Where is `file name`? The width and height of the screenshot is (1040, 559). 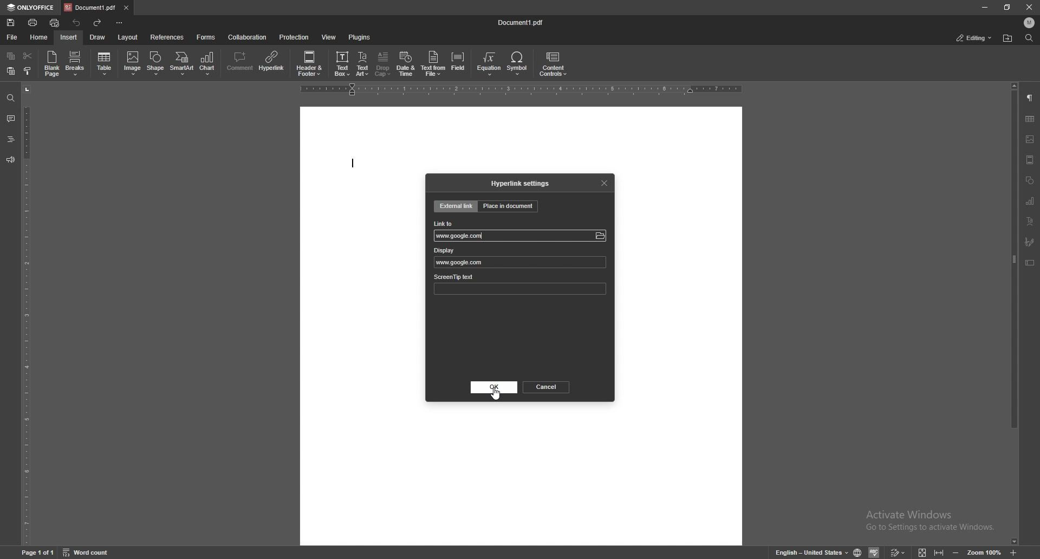
file name is located at coordinates (521, 22).